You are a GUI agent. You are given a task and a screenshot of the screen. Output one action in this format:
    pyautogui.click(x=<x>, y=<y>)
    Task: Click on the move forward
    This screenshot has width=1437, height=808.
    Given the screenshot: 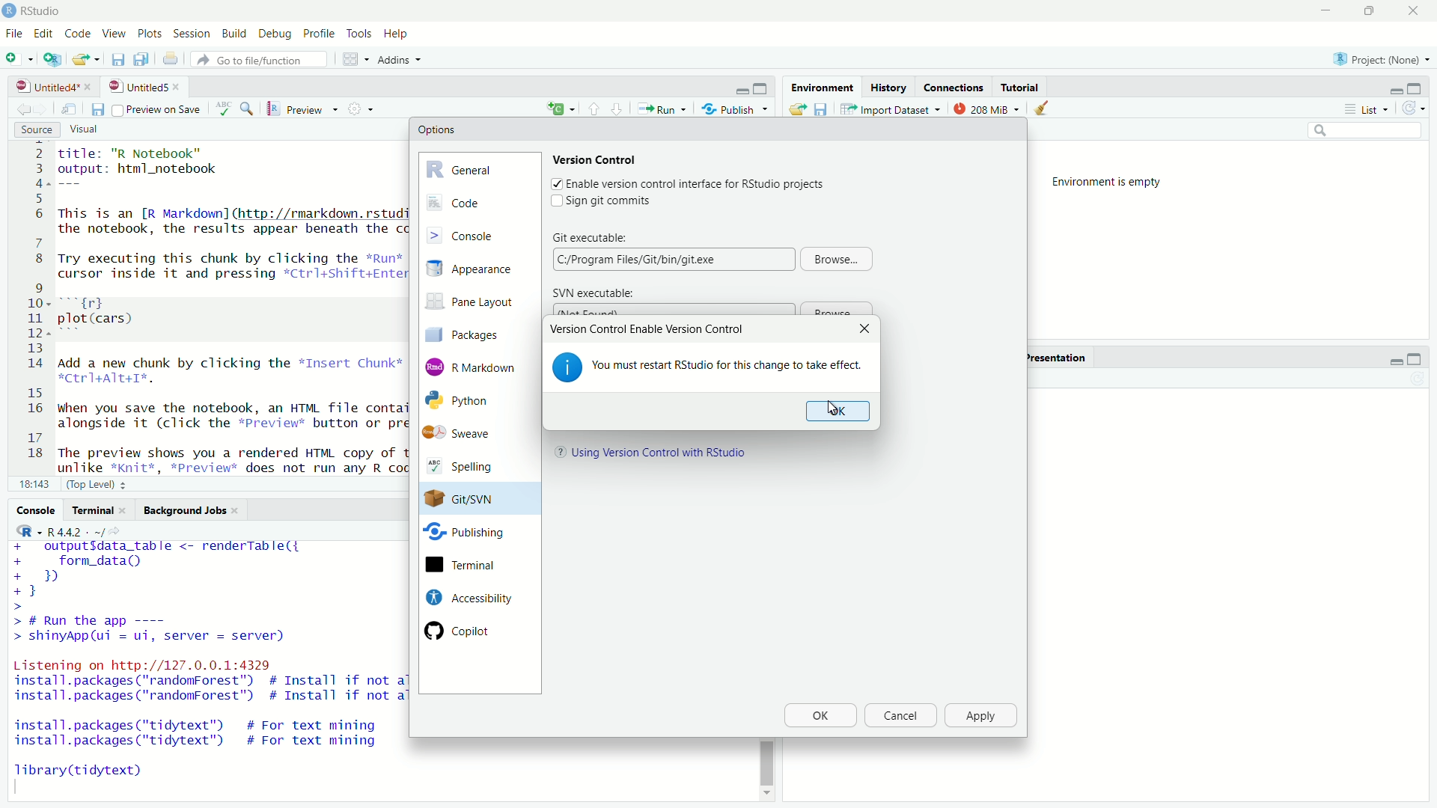 What is the action you would take?
    pyautogui.click(x=21, y=109)
    